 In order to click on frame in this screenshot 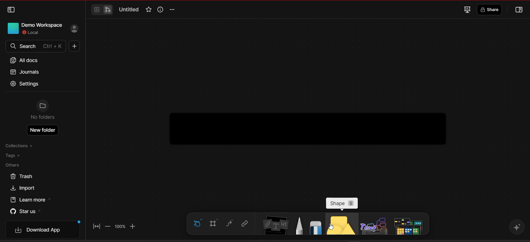, I will do `click(216, 224)`.